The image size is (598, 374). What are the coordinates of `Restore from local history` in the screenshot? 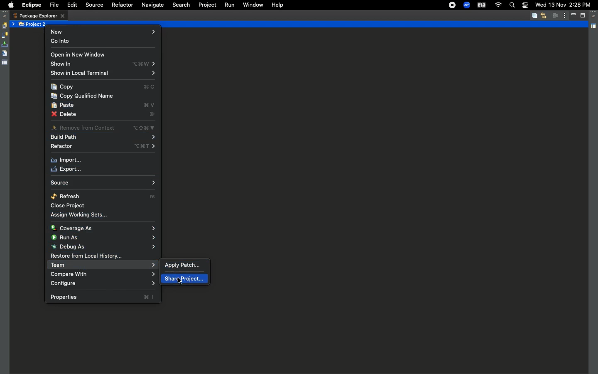 It's located at (86, 256).